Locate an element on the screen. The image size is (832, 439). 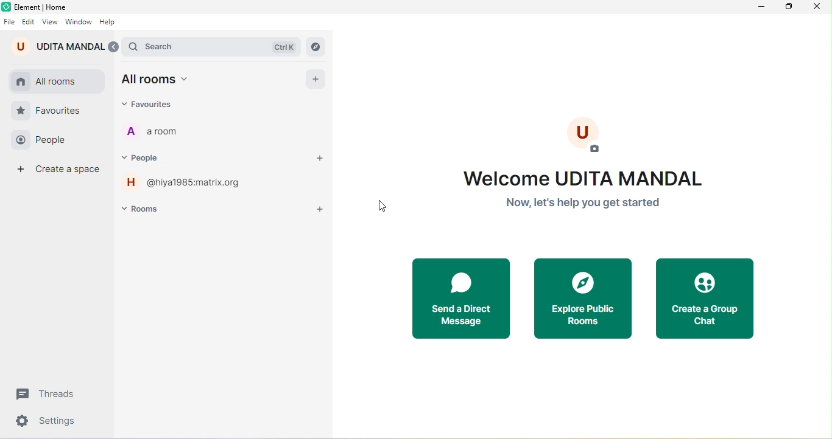
help is located at coordinates (108, 22).